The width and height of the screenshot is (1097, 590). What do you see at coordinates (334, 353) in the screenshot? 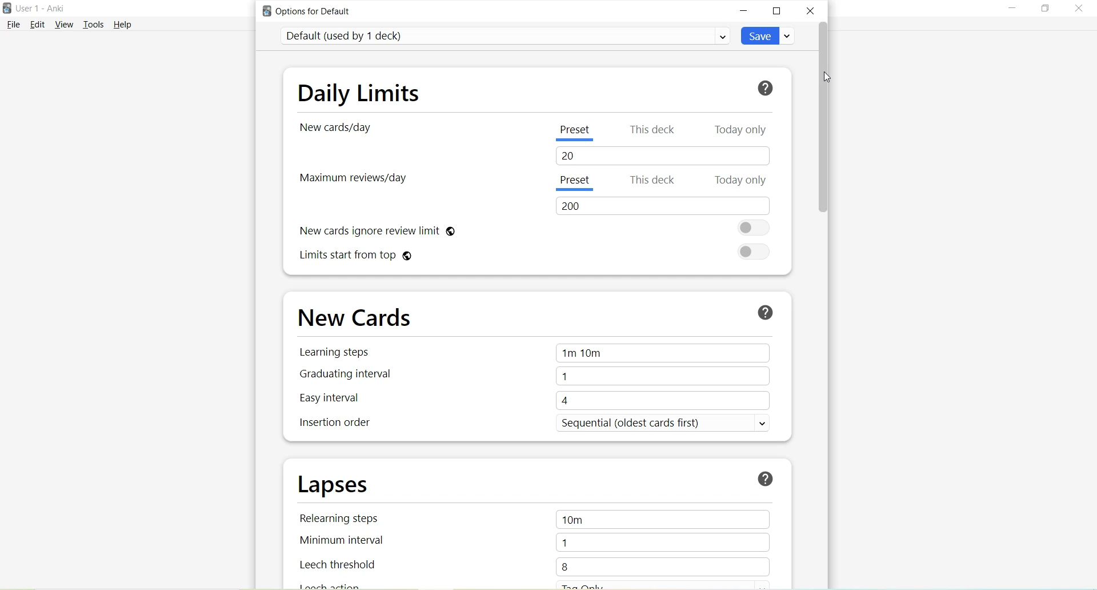
I see `Learning steps` at bounding box center [334, 353].